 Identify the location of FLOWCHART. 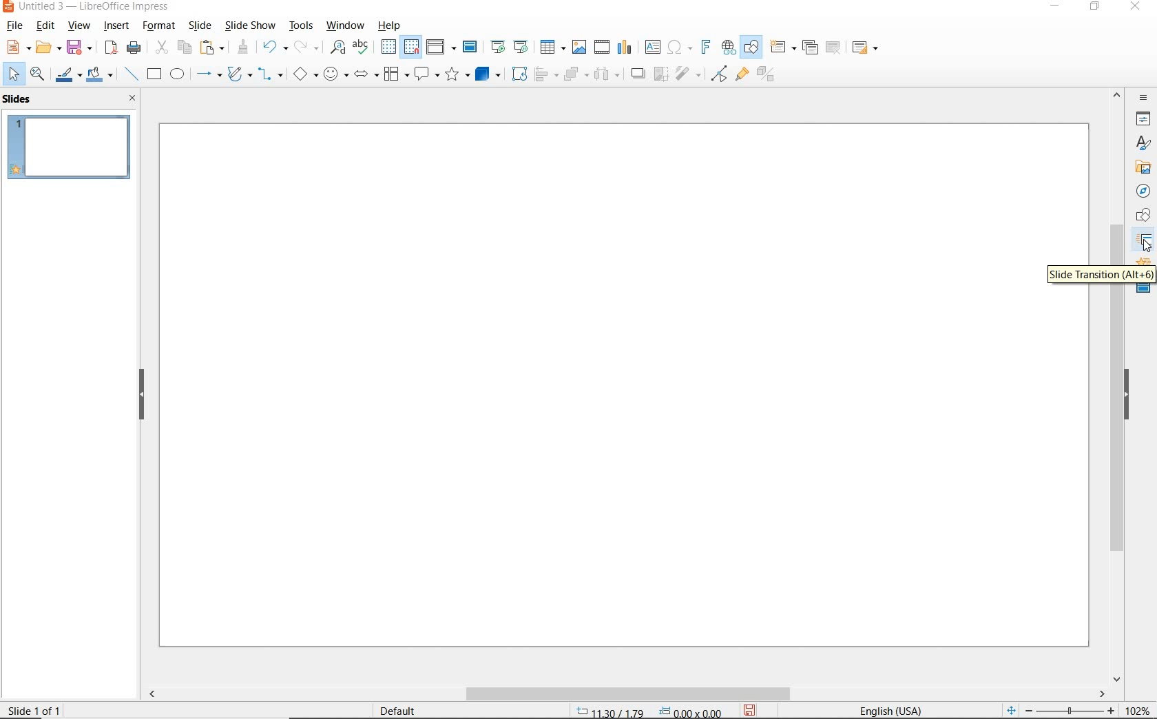
(395, 76).